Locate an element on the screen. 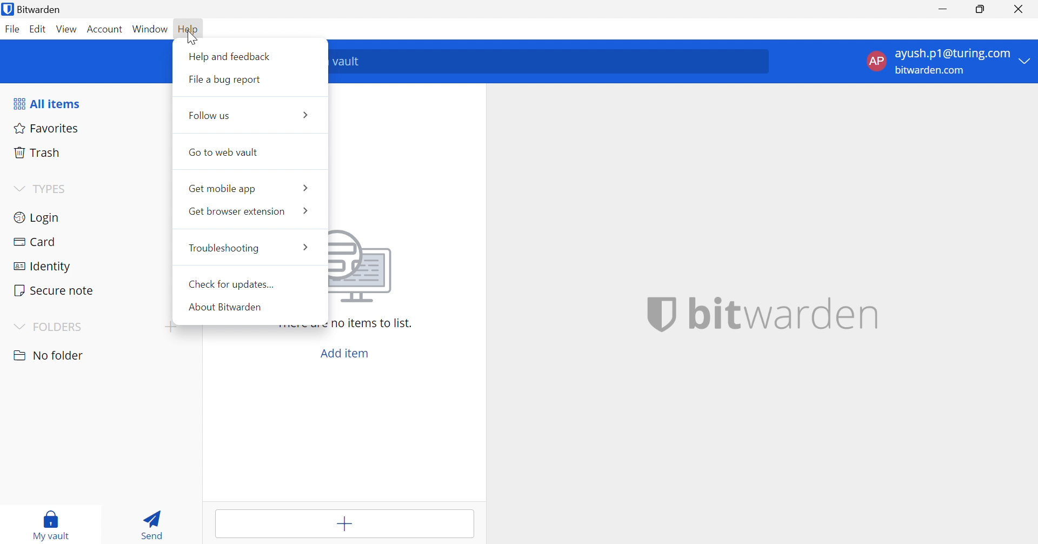  Add item is located at coordinates (346, 354).